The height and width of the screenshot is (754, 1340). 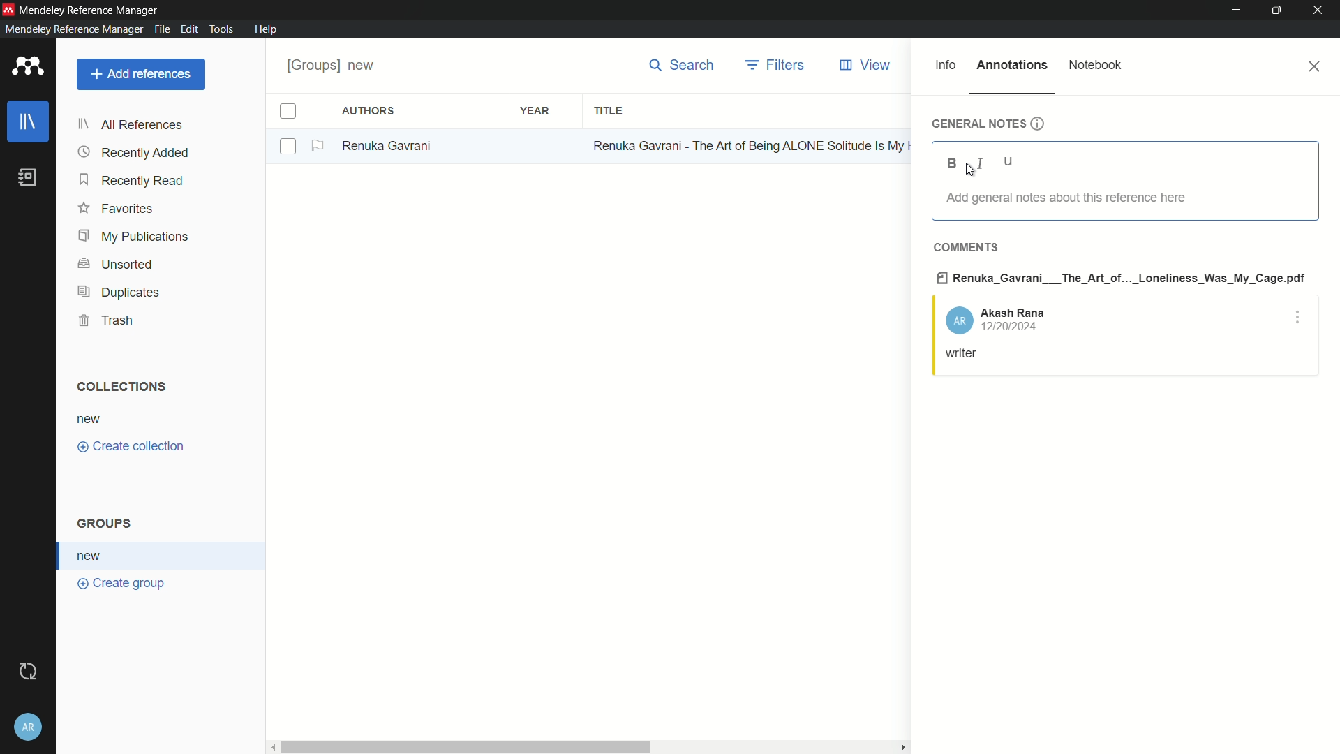 What do you see at coordinates (900, 747) in the screenshot?
I see `scroll right` at bounding box center [900, 747].